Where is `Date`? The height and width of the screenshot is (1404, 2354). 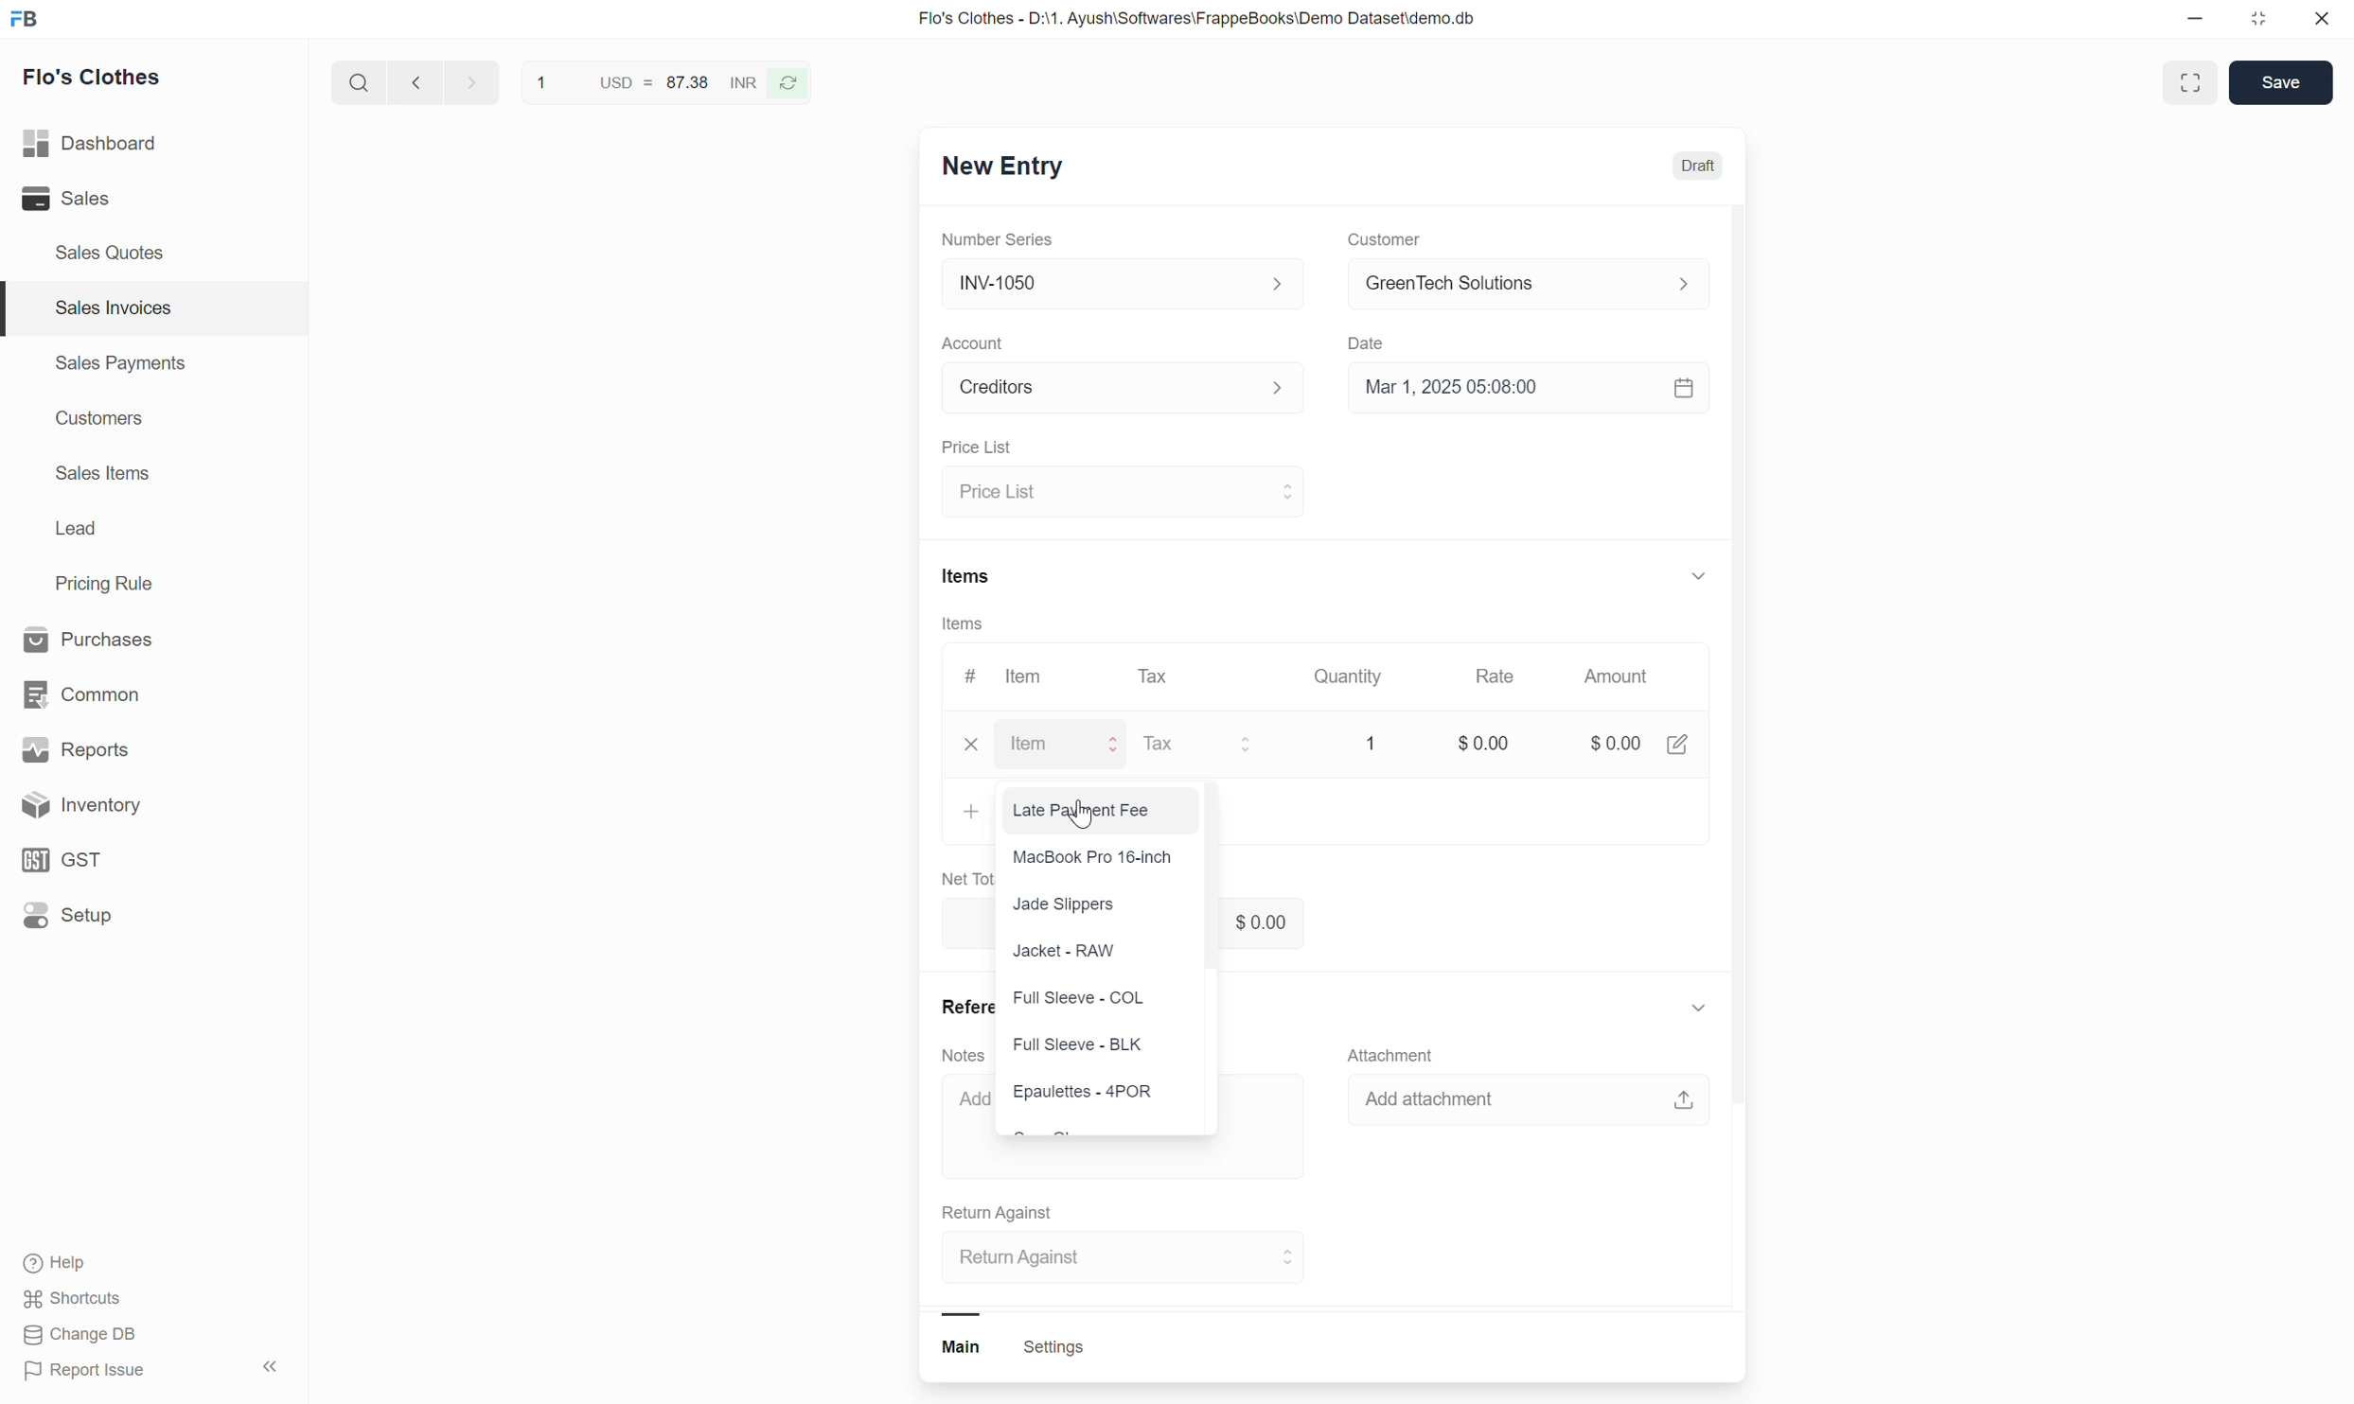 Date is located at coordinates (1372, 345).